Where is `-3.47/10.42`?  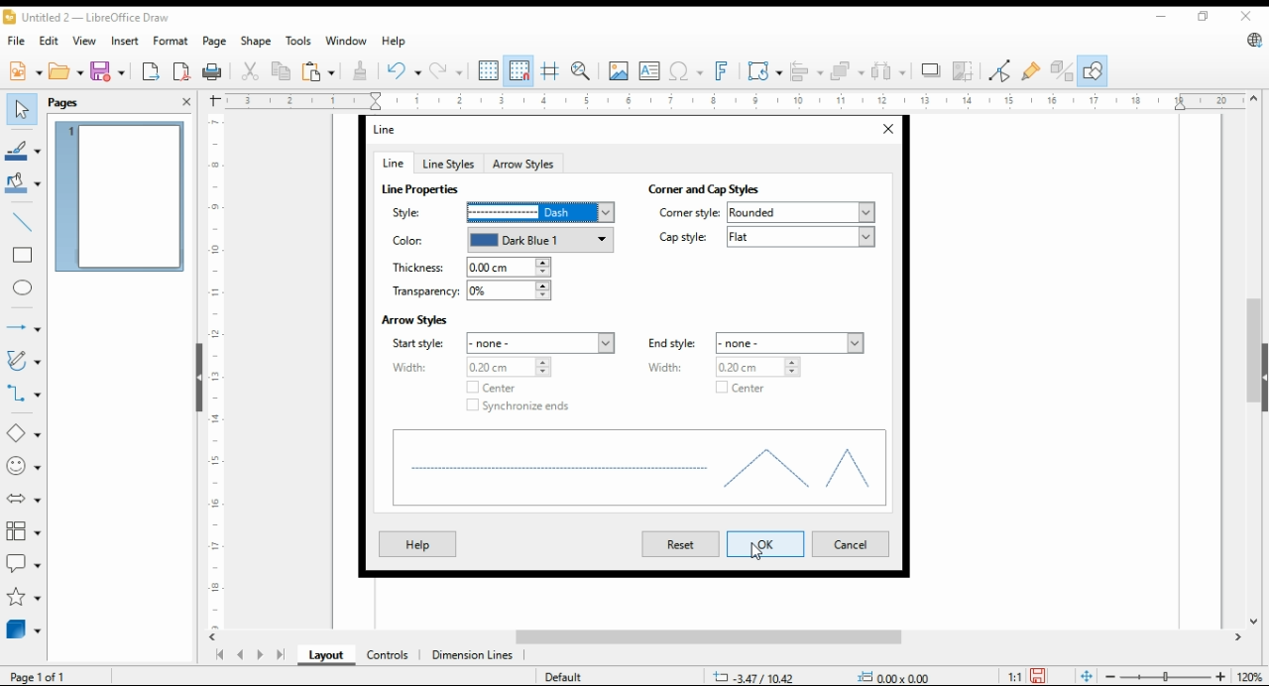 -3.47/10.42 is located at coordinates (753, 677).